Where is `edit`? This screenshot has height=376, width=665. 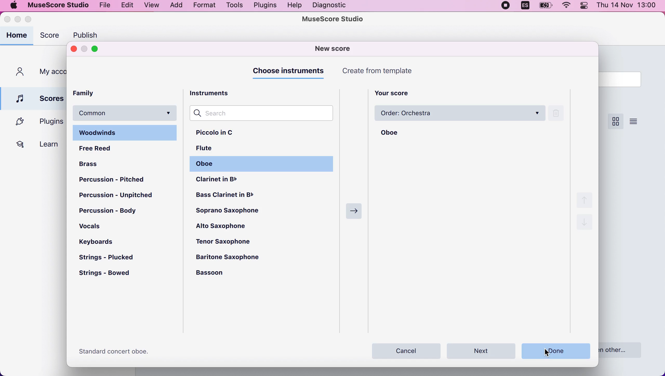
edit is located at coordinates (128, 6).